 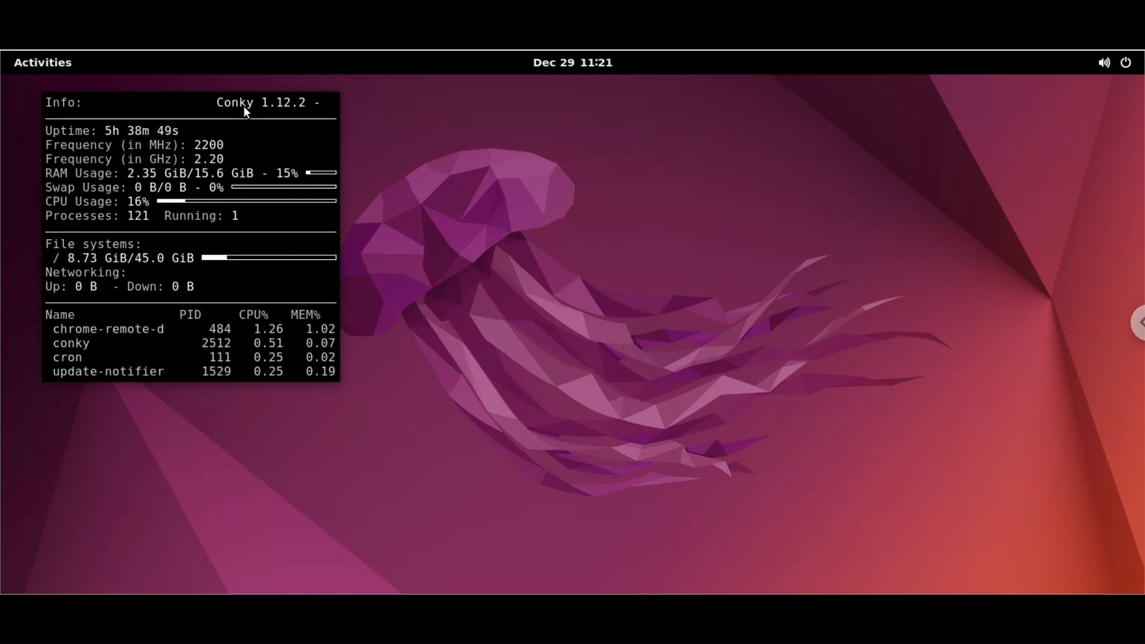 I want to click on 0.51, so click(x=267, y=343).